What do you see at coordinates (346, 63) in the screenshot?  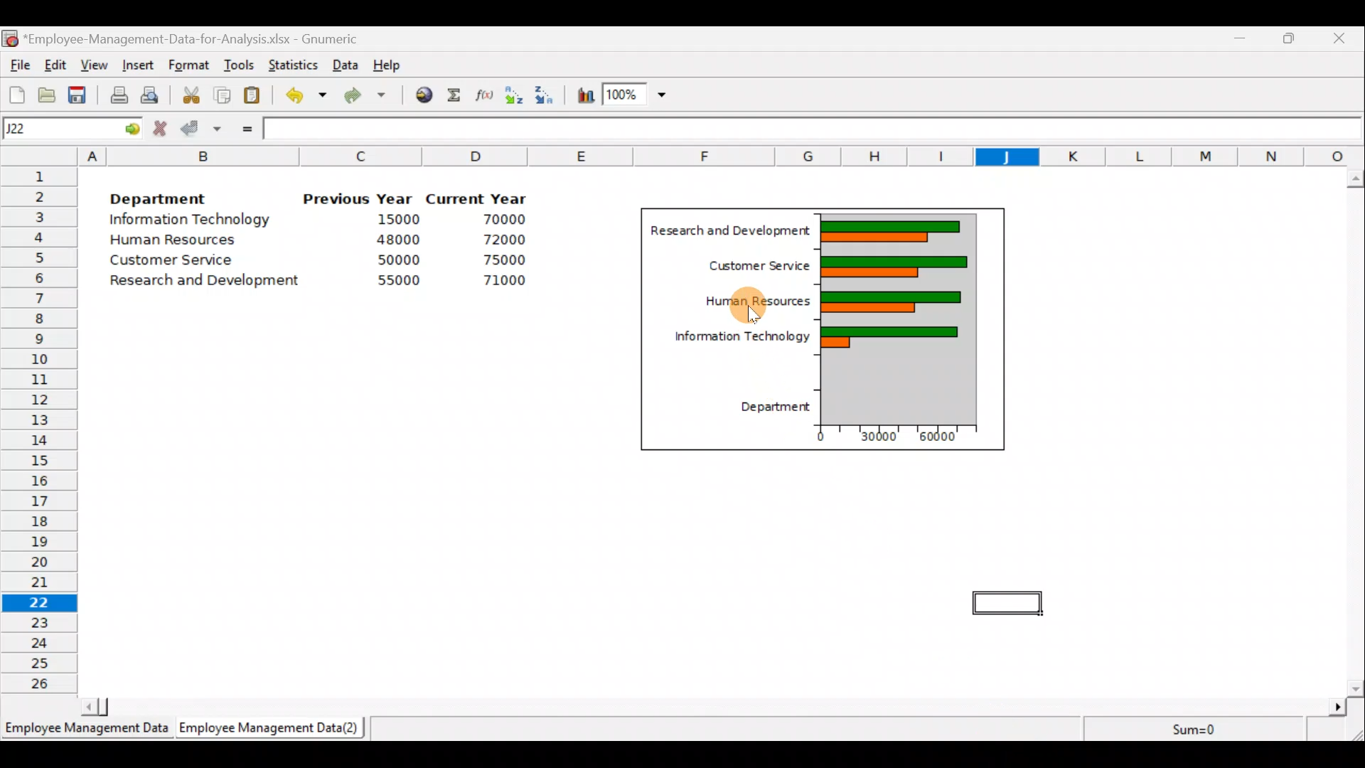 I see `Data` at bounding box center [346, 63].